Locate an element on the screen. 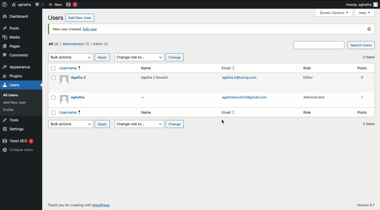 This screenshot has width=380, height=210. Change role to is located at coordinates (138, 57).